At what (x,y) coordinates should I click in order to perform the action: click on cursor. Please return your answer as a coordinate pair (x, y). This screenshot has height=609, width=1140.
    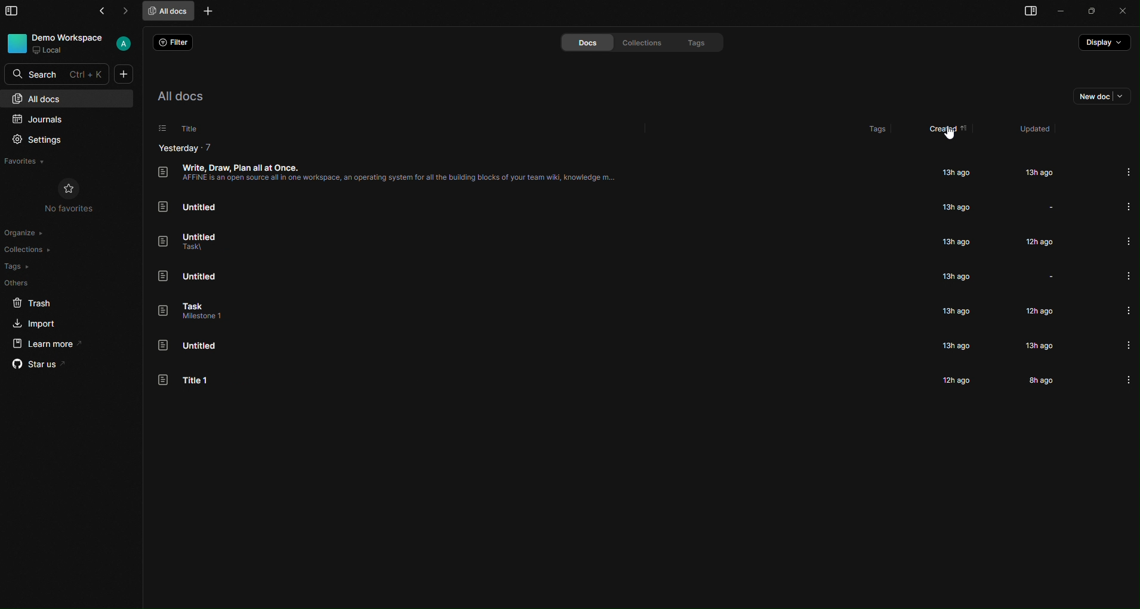
    Looking at the image, I should click on (949, 136).